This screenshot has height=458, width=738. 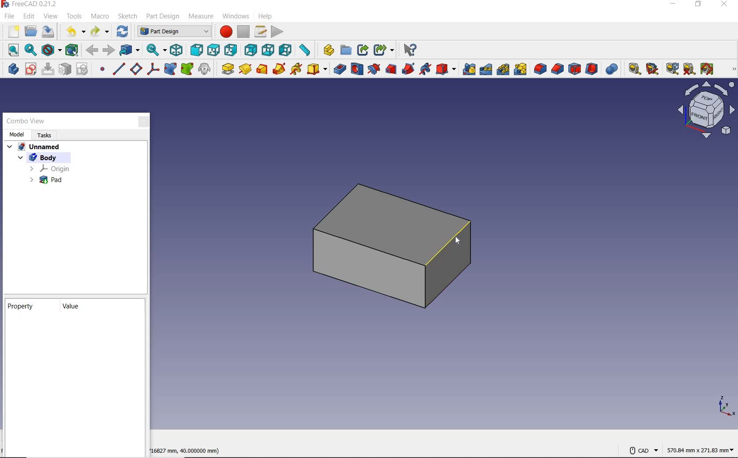 I want to click on xyz view, so click(x=725, y=406).